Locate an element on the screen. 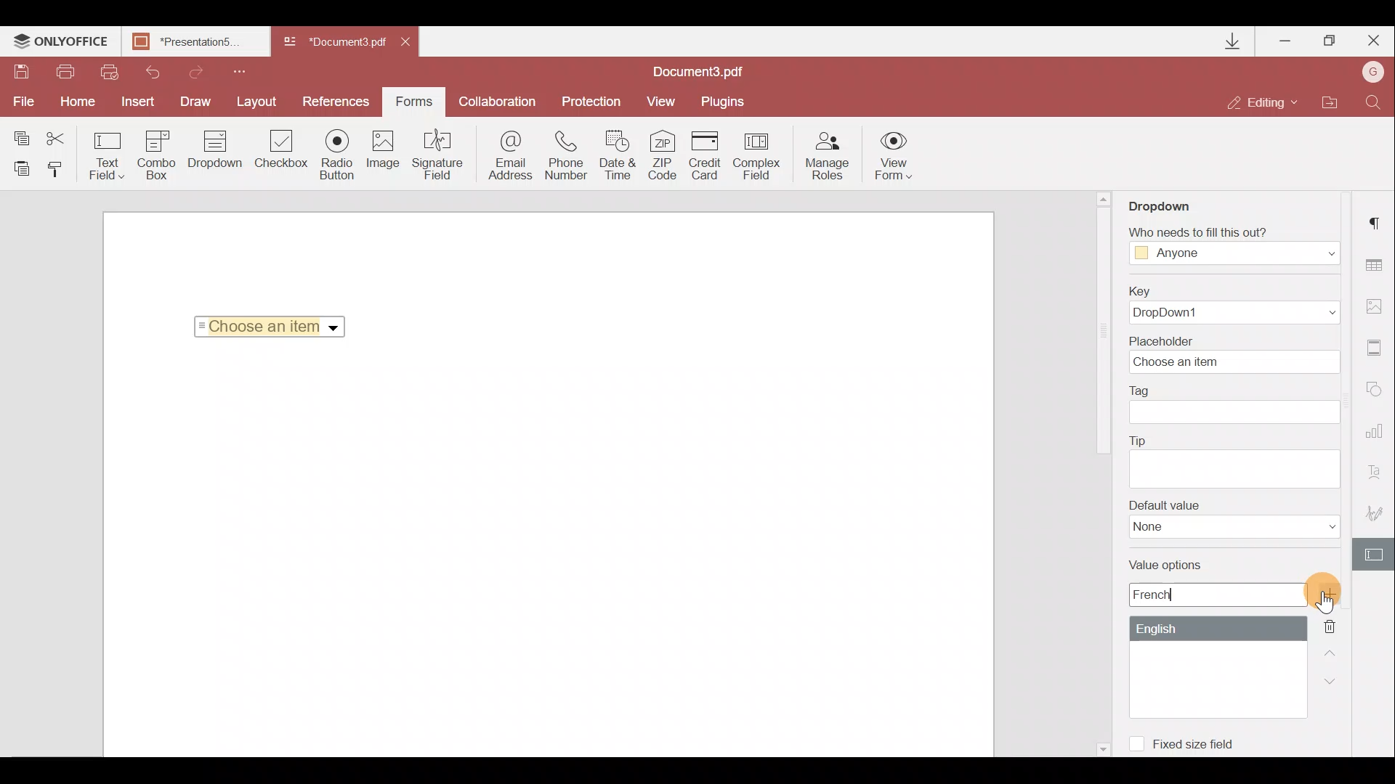 The image size is (1395, 784). Drop down is located at coordinates (215, 151).